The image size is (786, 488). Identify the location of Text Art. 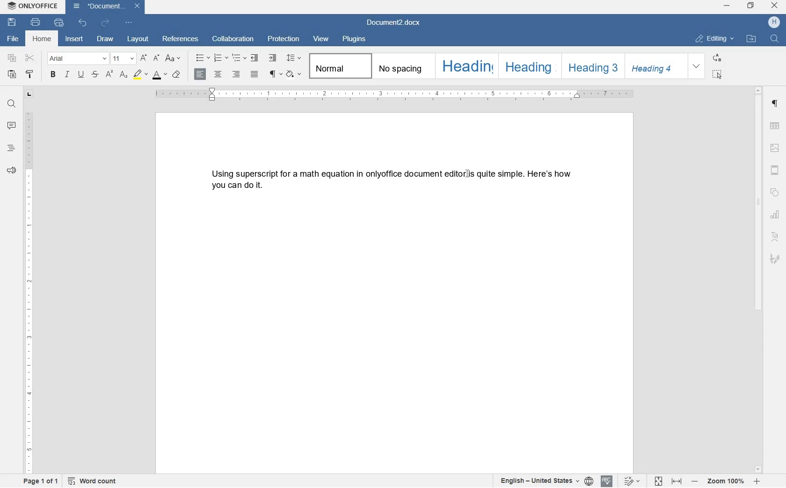
(775, 237).